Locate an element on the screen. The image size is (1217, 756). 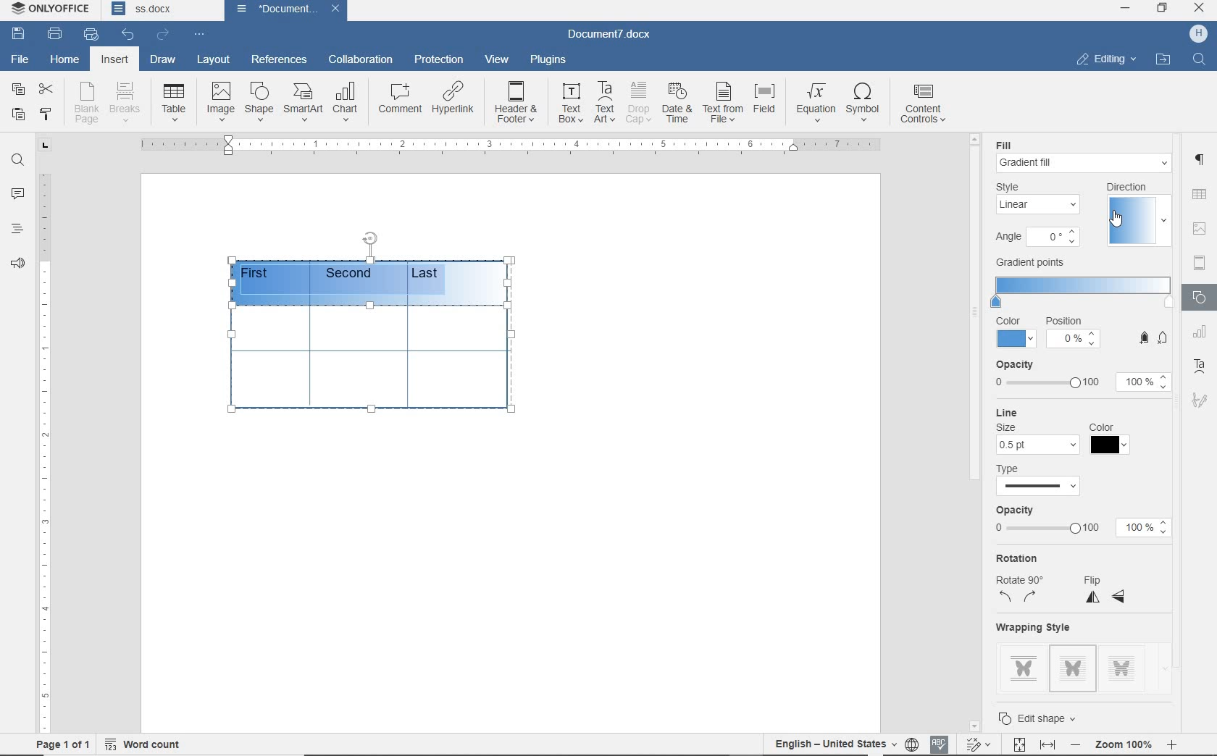
shape settings is located at coordinates (1197, 299).